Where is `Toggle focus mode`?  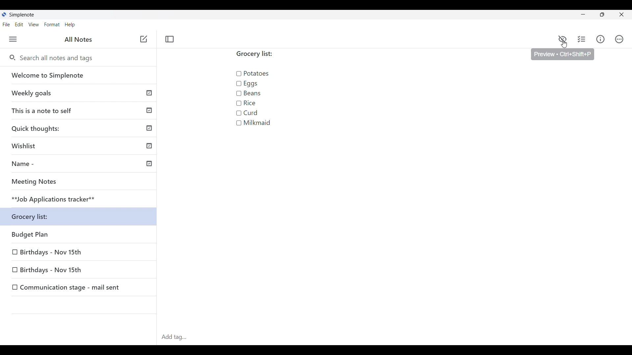
Toggle focus mode is located at coordinates (170, 39).